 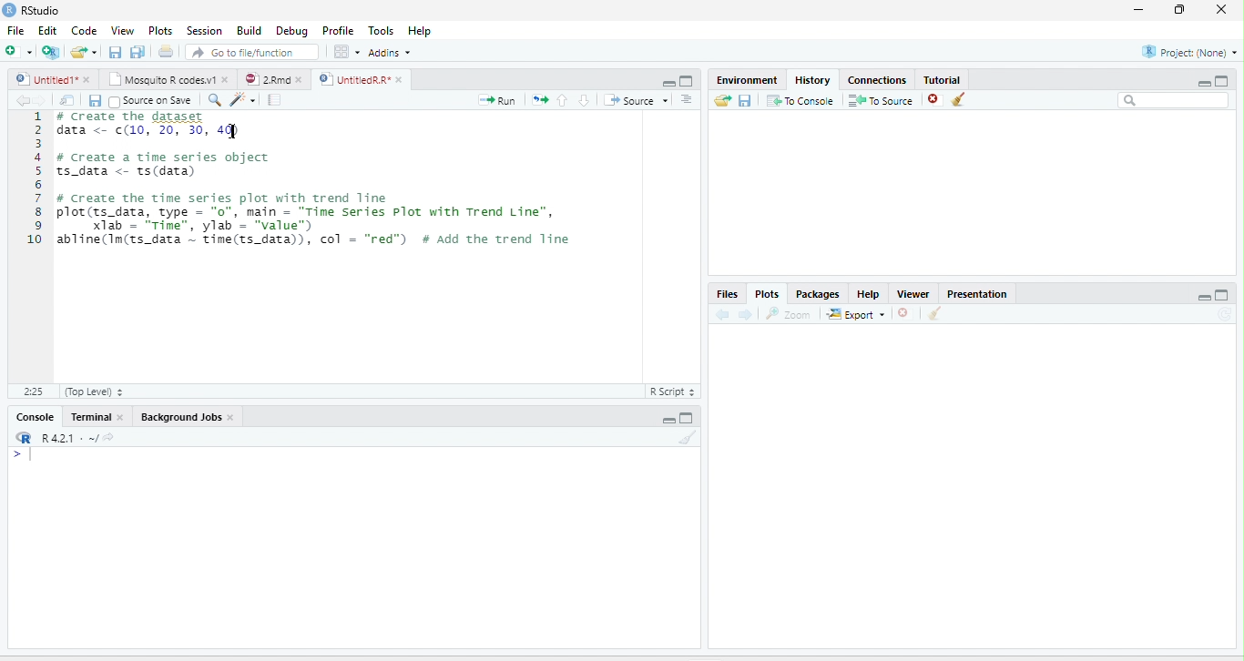 What do you see at coordinates (1226, 314) in the screenshot?
I see `Refresh current plot` at bounding box center [1226, 314].